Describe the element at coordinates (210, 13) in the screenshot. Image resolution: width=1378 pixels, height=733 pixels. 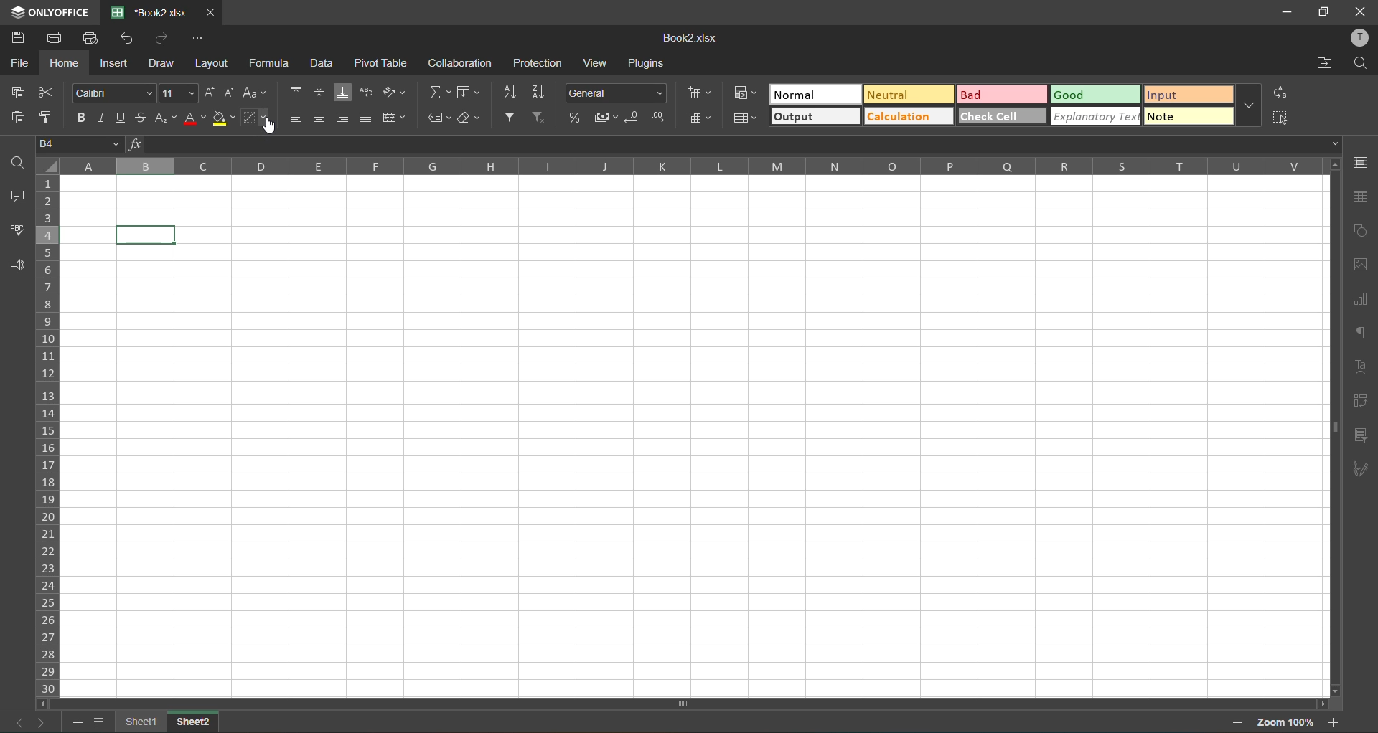
I see `close tab` at that location.